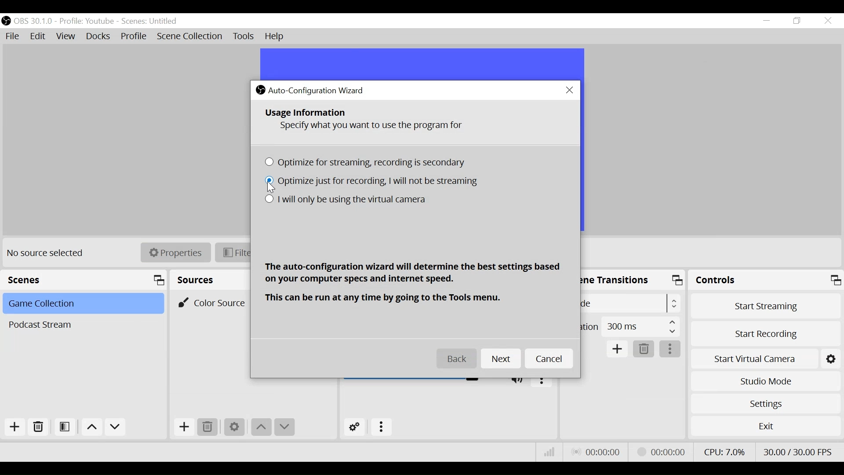 The width and height of the screenshot is (844, 475). Describe the element at coordinates (663, 452) in the screenshot. I see `Stream ` at that location.